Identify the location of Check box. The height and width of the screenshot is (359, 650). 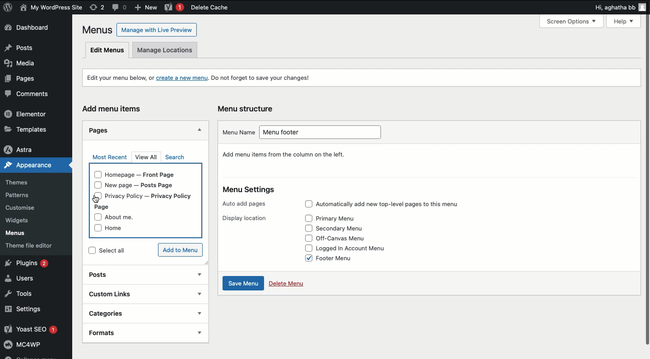
(308, 218).